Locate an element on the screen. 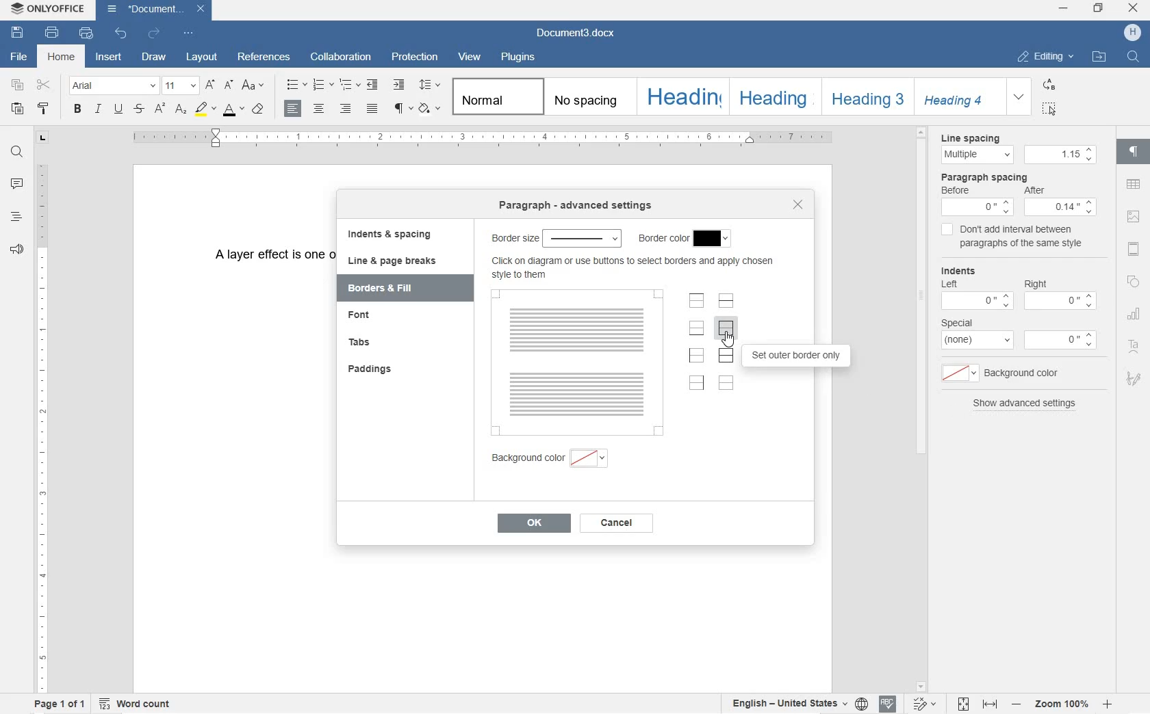  1.15" is located at coordinates (1061, 155).